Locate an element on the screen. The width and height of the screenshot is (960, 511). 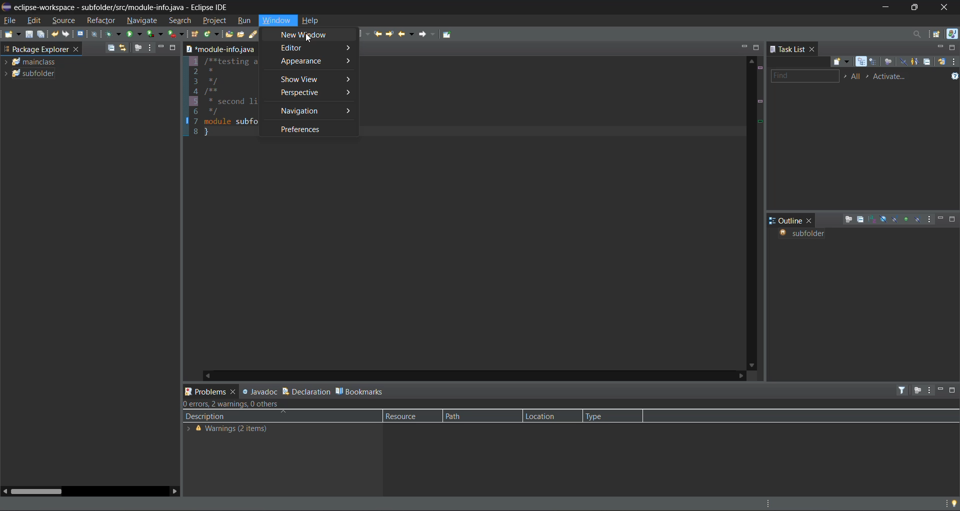
maximize is located at coordinates (953, 219).